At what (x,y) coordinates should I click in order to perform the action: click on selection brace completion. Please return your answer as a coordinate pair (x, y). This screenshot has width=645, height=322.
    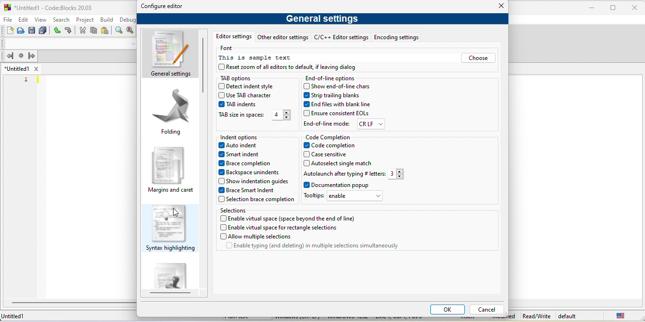
    Looking at the image, I should click on (256, 199).